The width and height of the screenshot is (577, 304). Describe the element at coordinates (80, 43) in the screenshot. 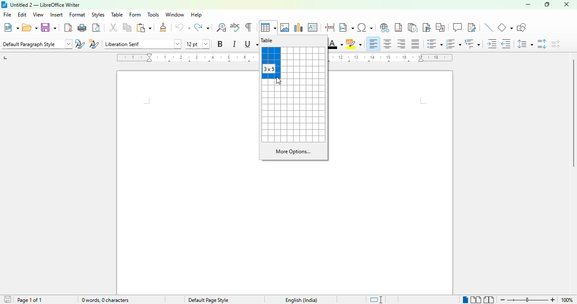

I see `update selected style` at that location.